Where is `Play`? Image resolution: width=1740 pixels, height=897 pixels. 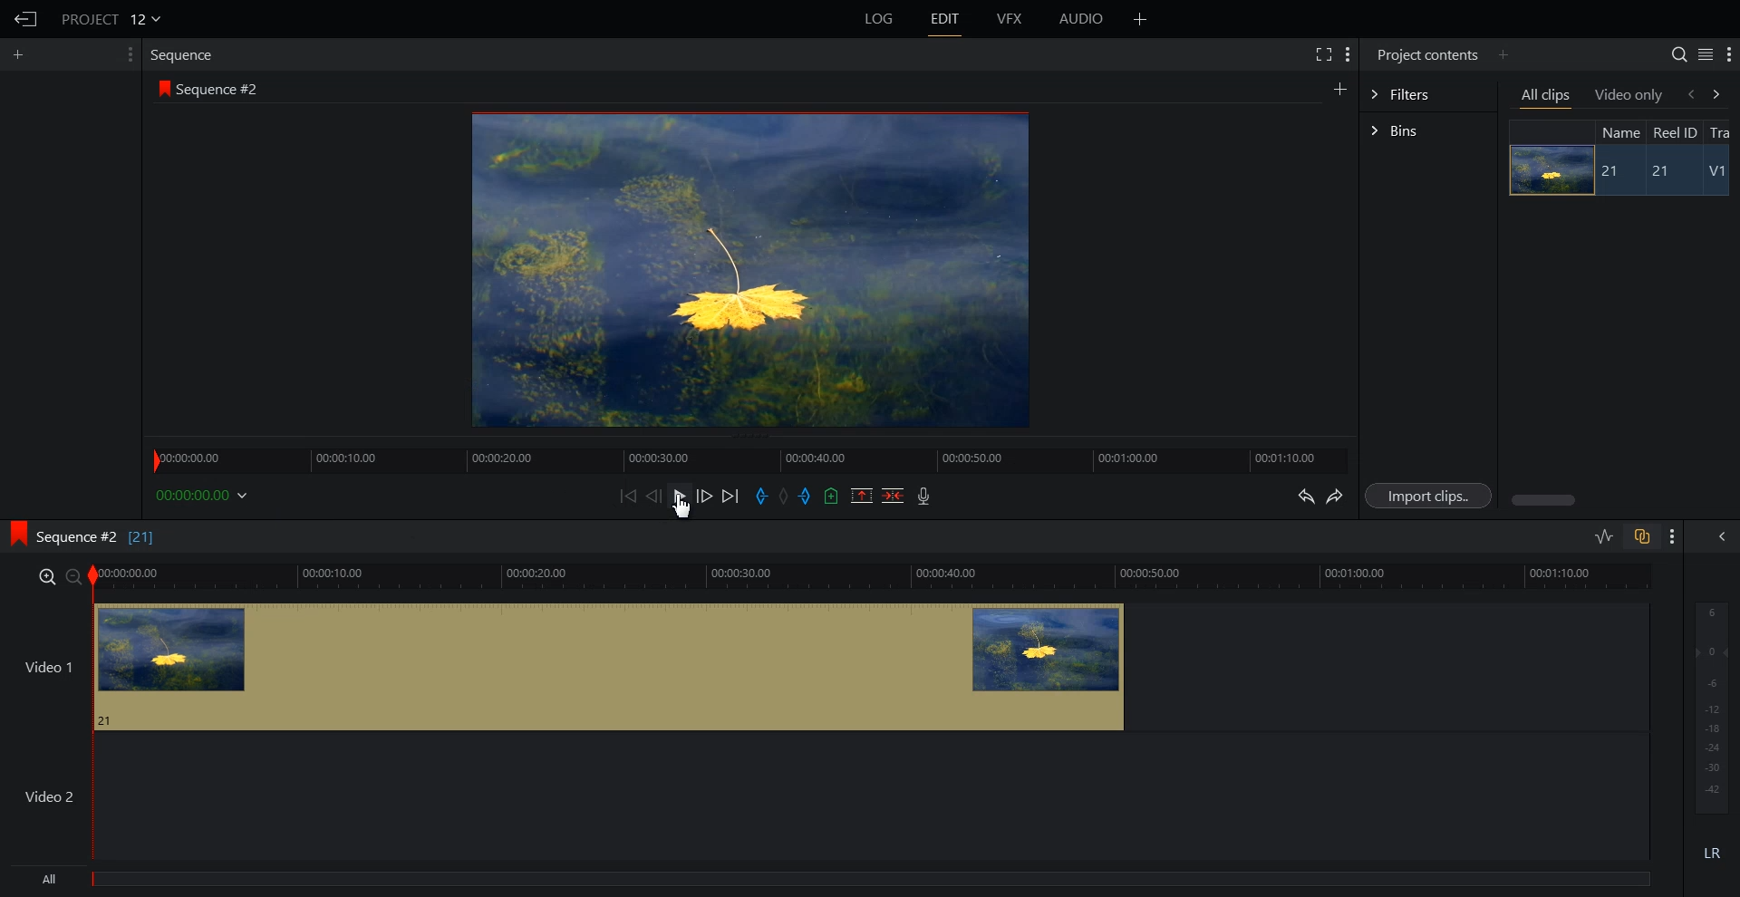 Play is located at coordinates (681, 496).